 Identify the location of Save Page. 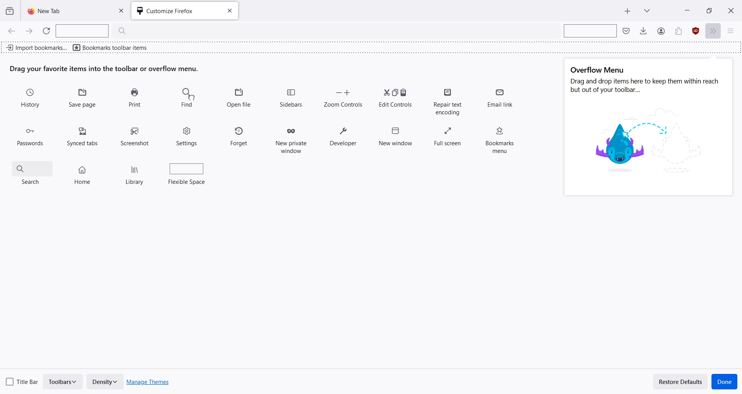
(83, 98).